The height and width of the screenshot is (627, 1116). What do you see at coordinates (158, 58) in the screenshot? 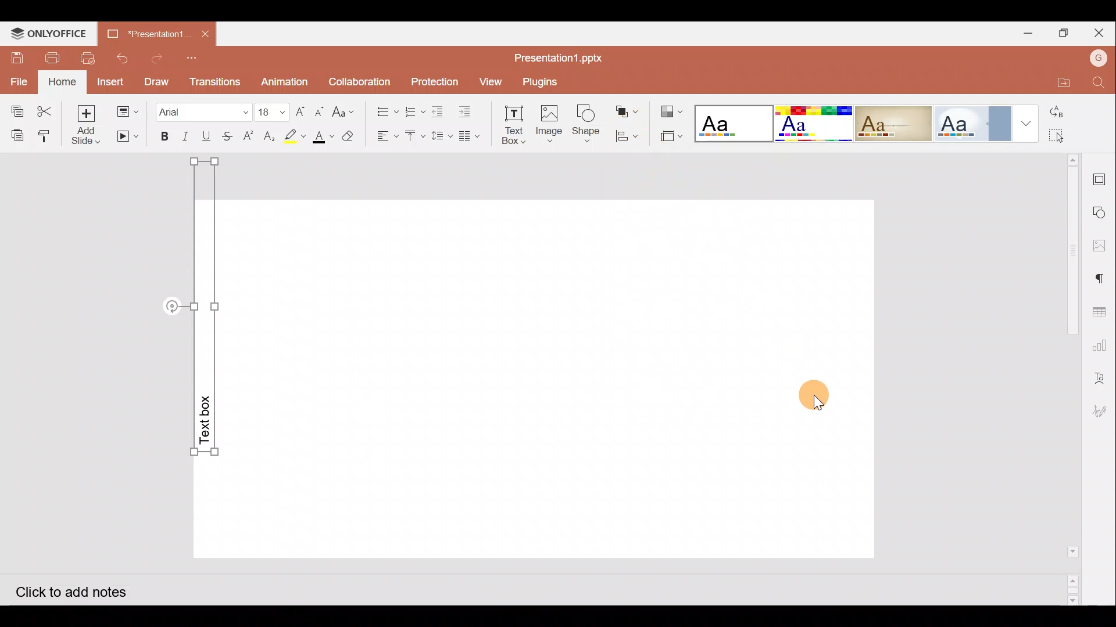
I see `Redo` at bounding box center [158, 58].